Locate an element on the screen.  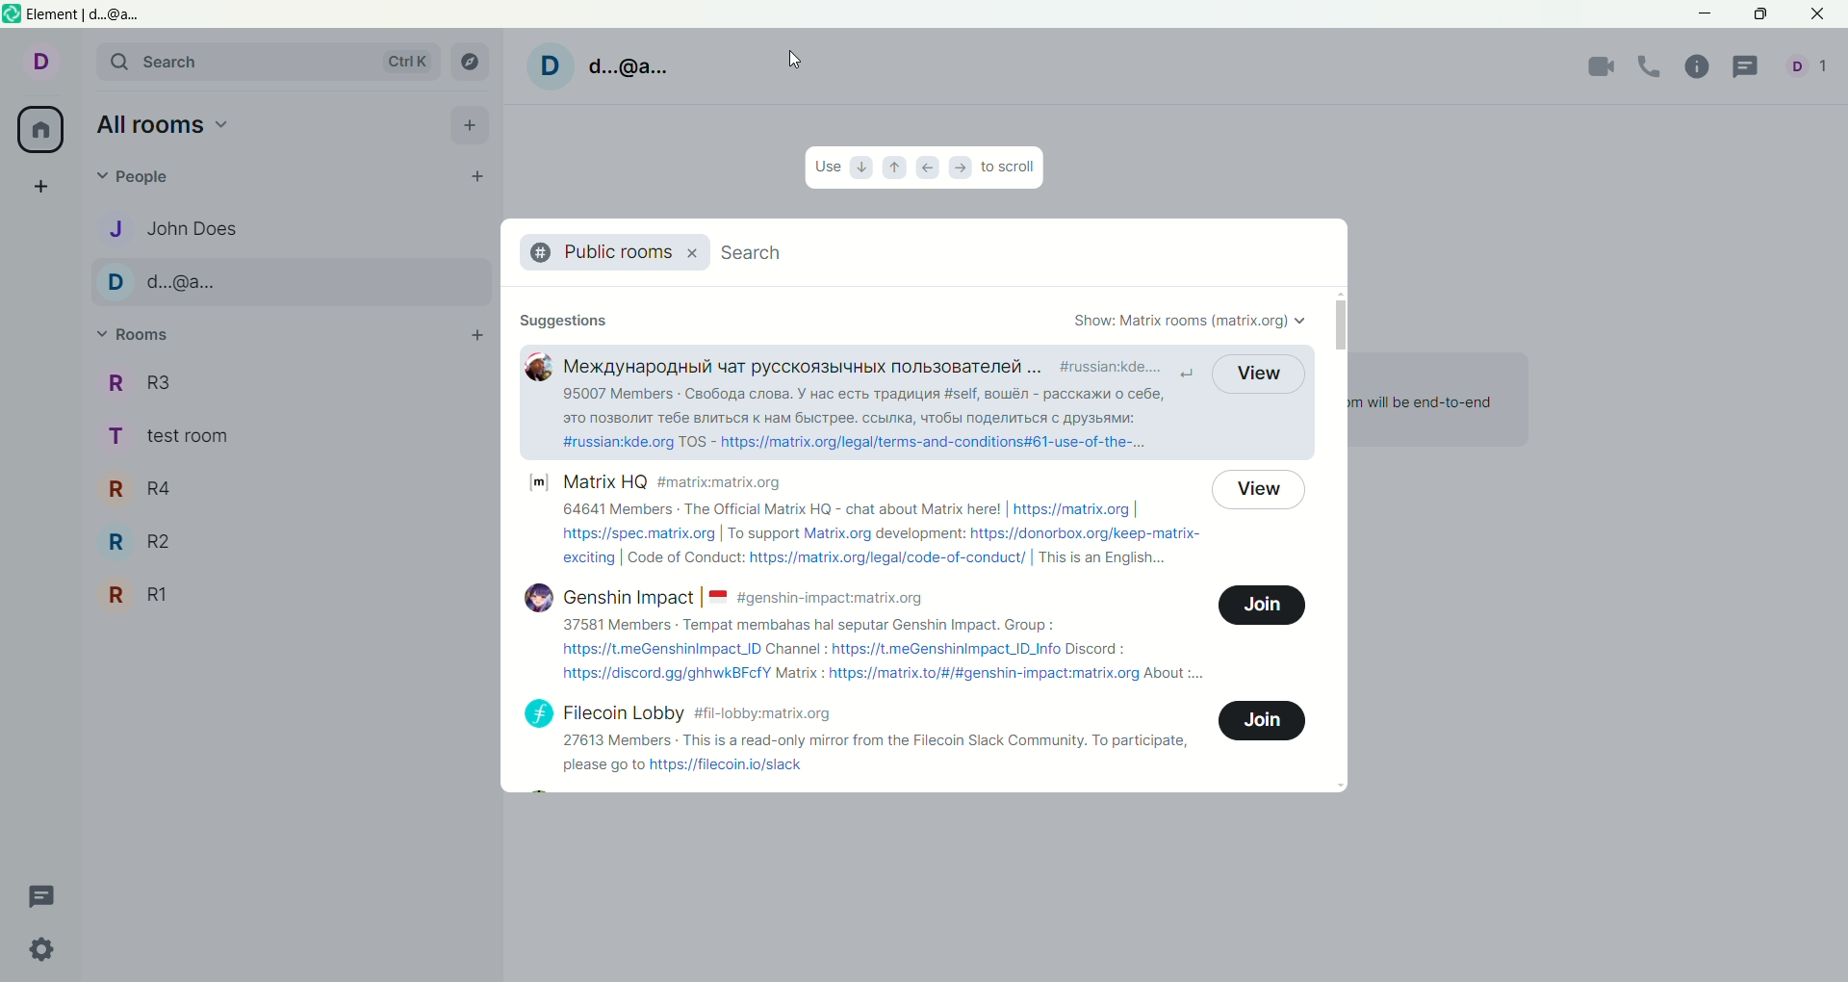
threads is located at coordinates (44, 897).